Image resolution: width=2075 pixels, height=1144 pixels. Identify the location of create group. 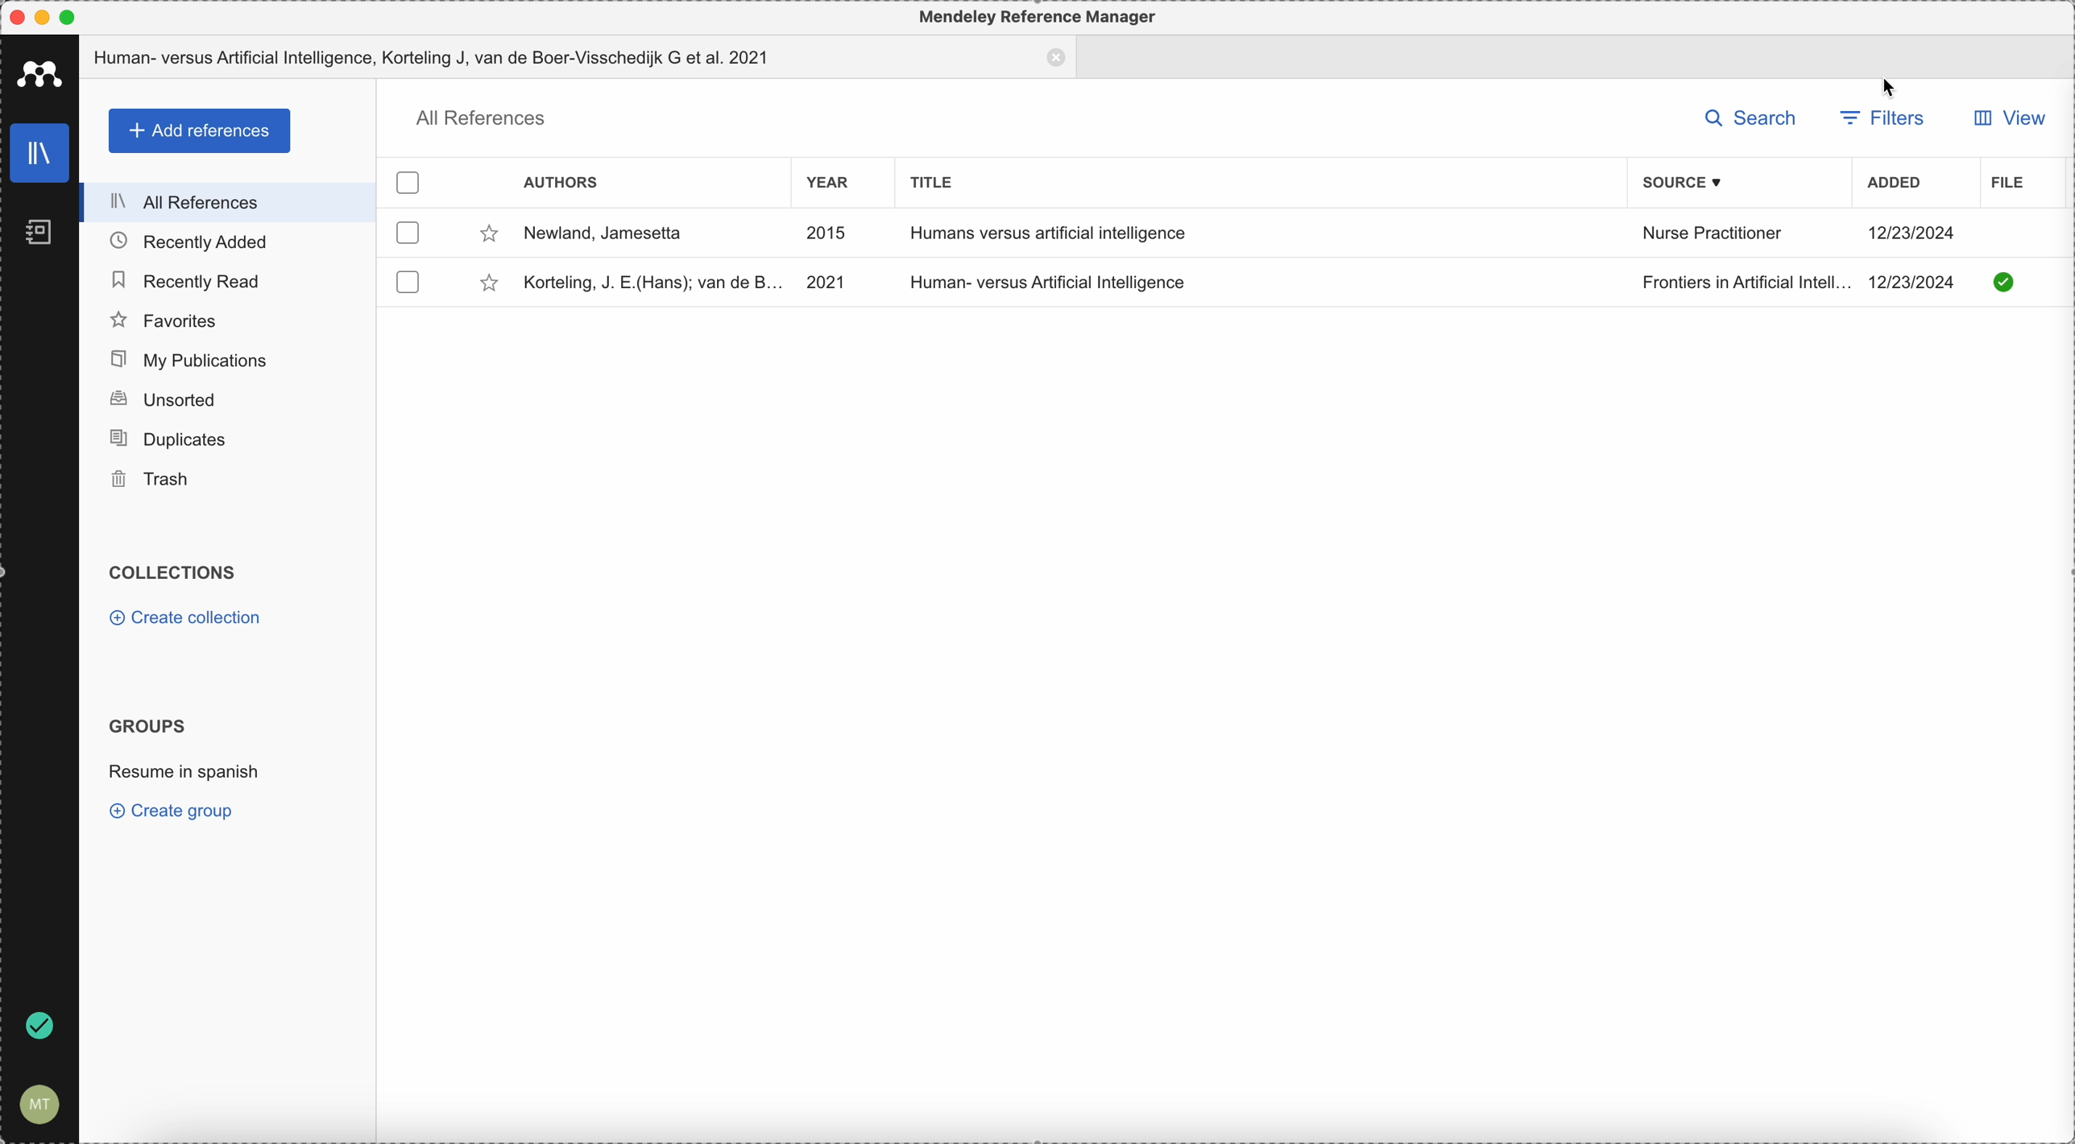
(176, 813).